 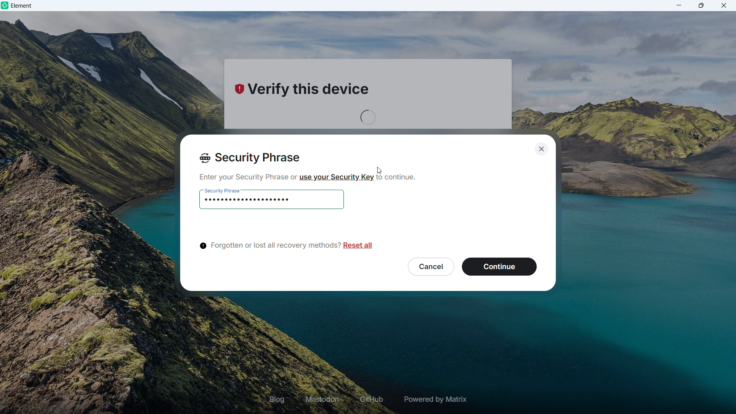 I want to click on cancel , so click(x=429, y=266).